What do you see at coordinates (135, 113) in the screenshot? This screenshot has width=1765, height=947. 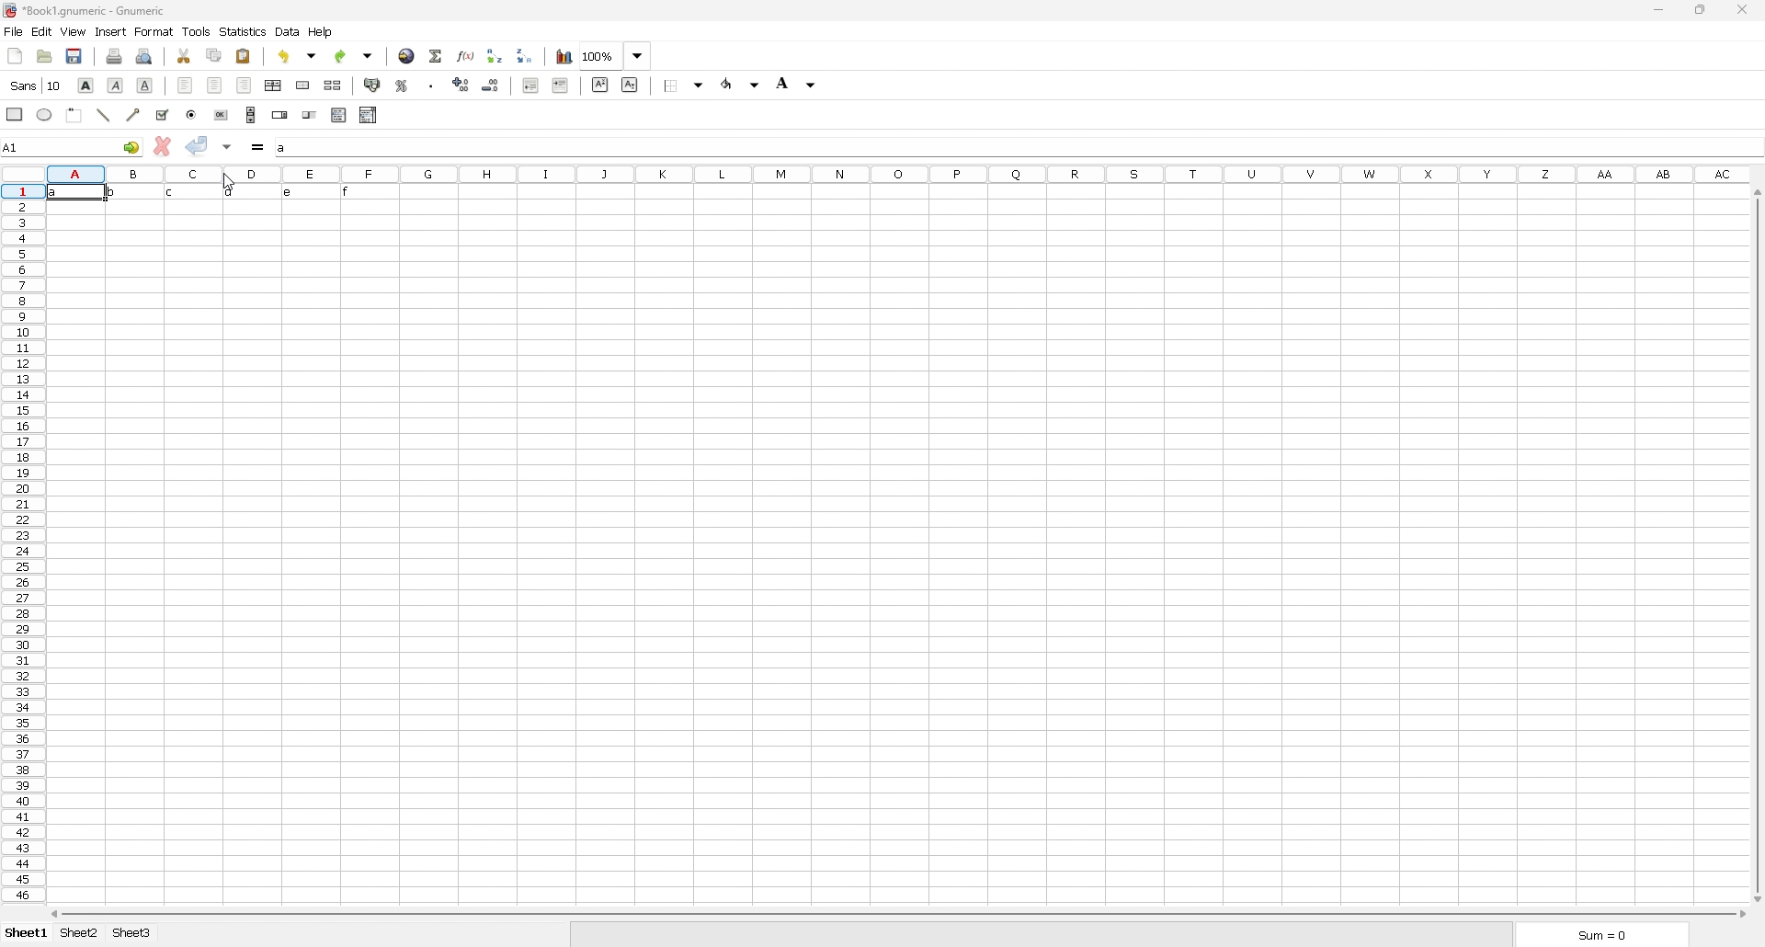 I see `arrowed line` at bounding box center [135, 113].